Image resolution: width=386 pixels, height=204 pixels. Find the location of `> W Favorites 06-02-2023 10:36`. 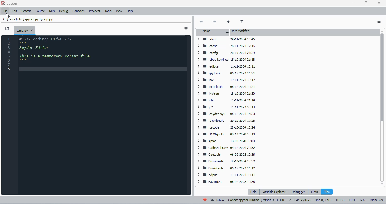

> W Favorites 06-02-2023 10:36 is located at coordinates (226, 182).